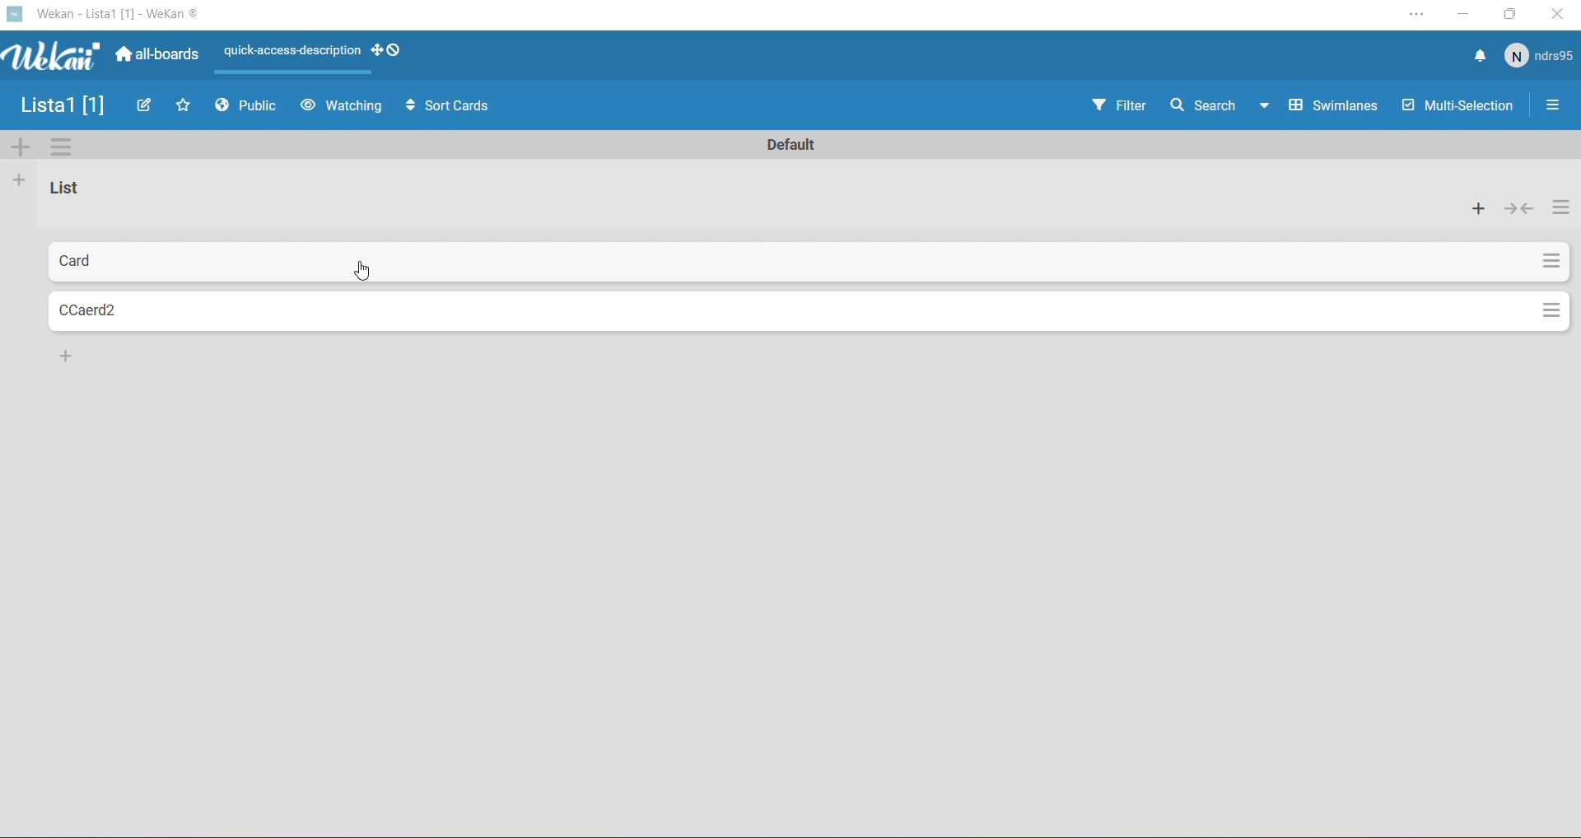 This screenshot has height=838, width=1581. Describe the element at coordinates (49, 58) in the screenshot. I see `Wekan logo` at that location.